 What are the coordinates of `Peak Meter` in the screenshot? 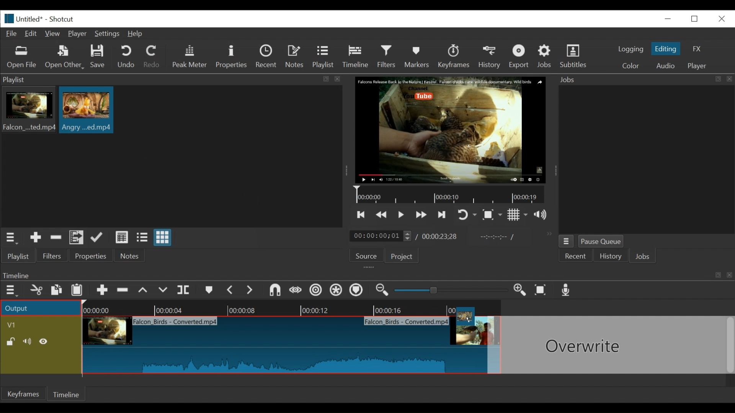 It's located at (191, 57).